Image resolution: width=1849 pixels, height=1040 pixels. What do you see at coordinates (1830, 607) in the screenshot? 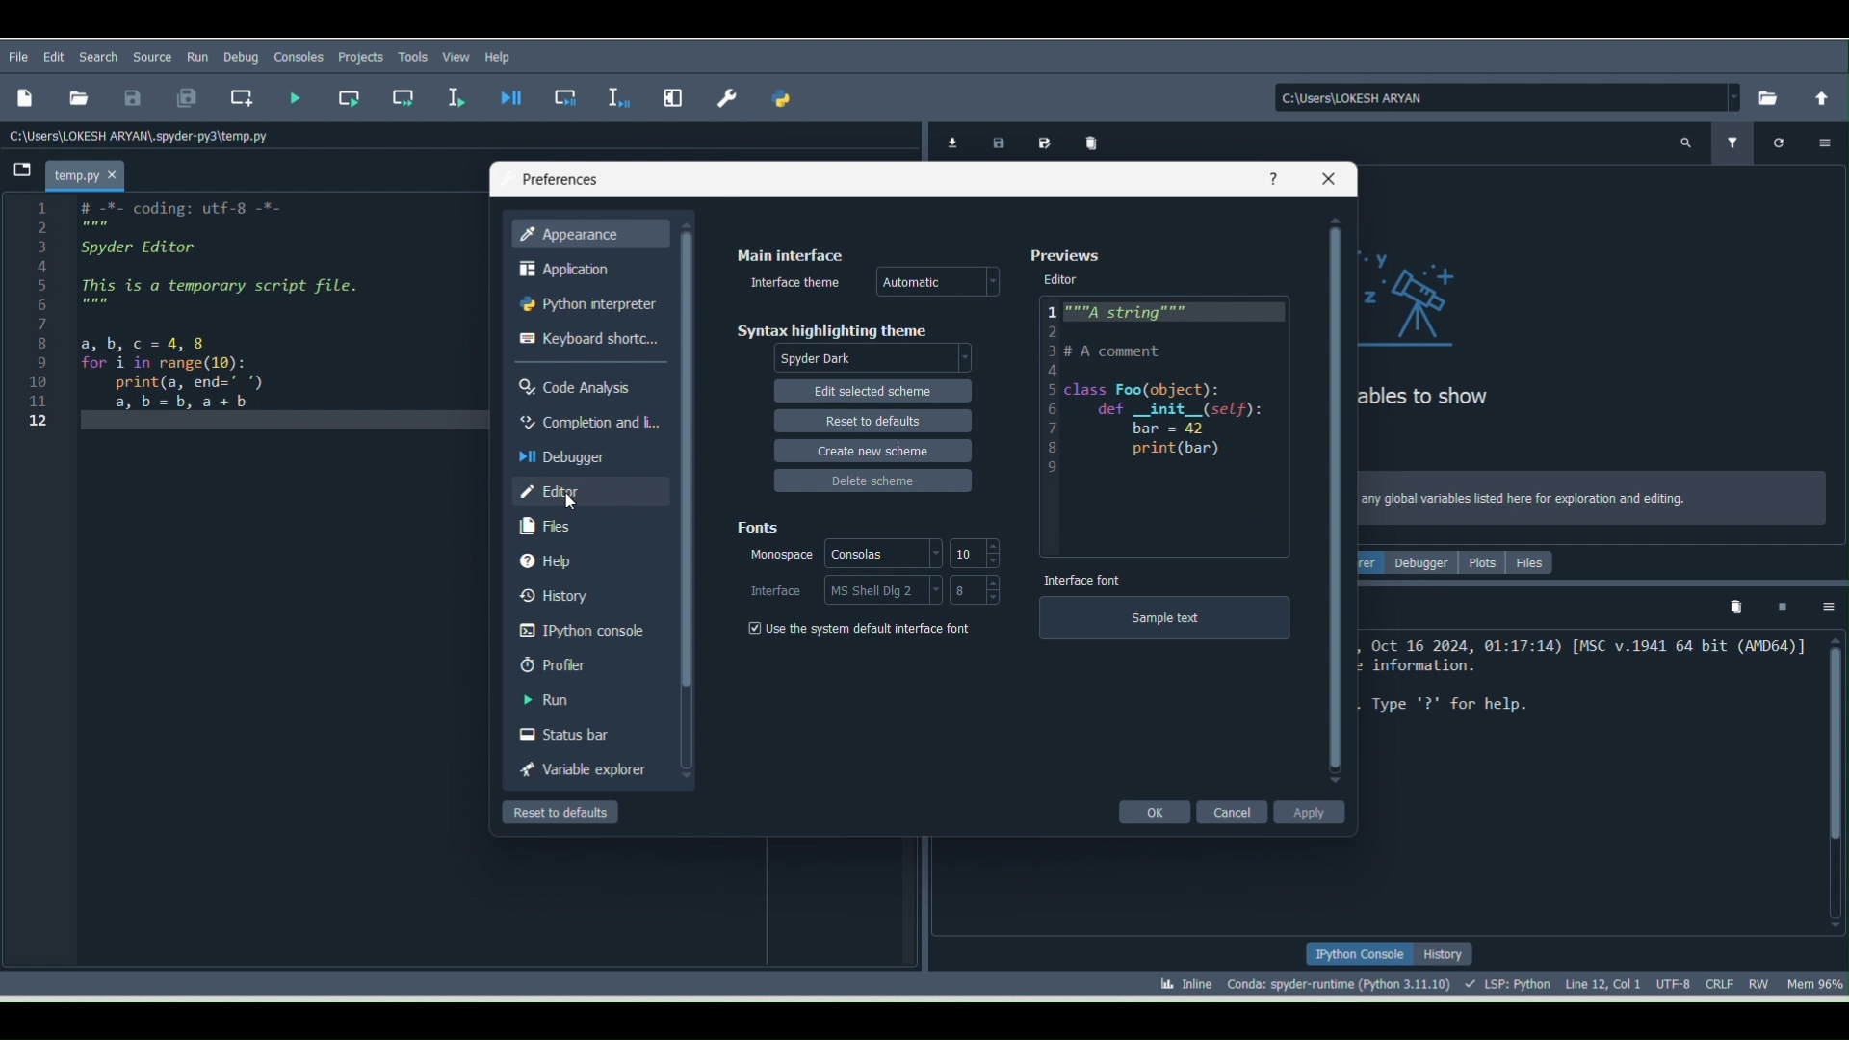
I see `Options` at bounding box center [1830, 607].